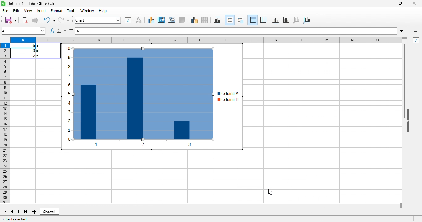  I want to click on c, so click(38, 56).